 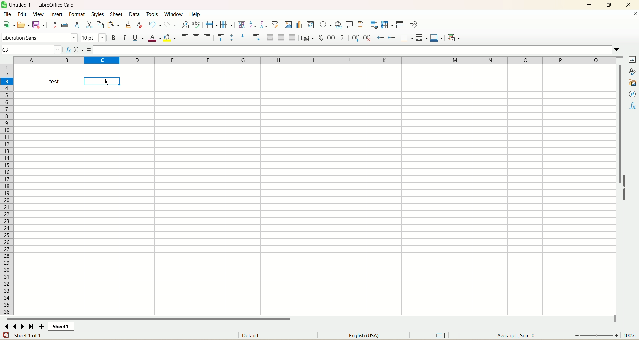 I want to click on italic, so click(x=125, y=38).